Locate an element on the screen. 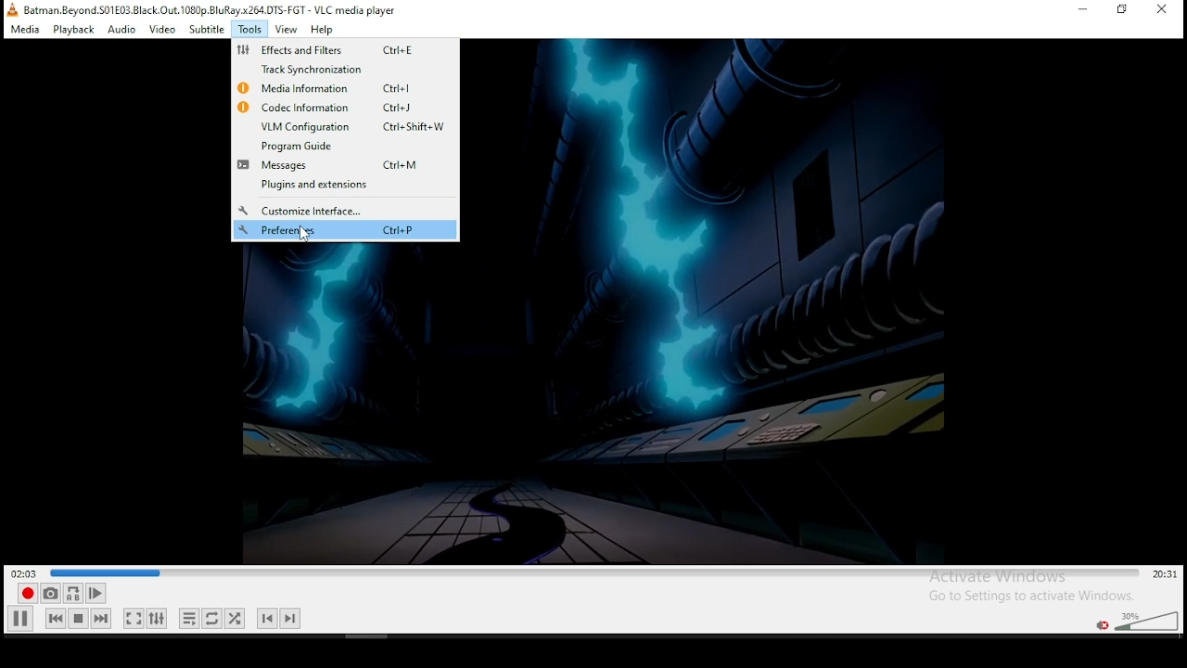 The image size is (1187, 668). audio is located at coordinates (121, 29).